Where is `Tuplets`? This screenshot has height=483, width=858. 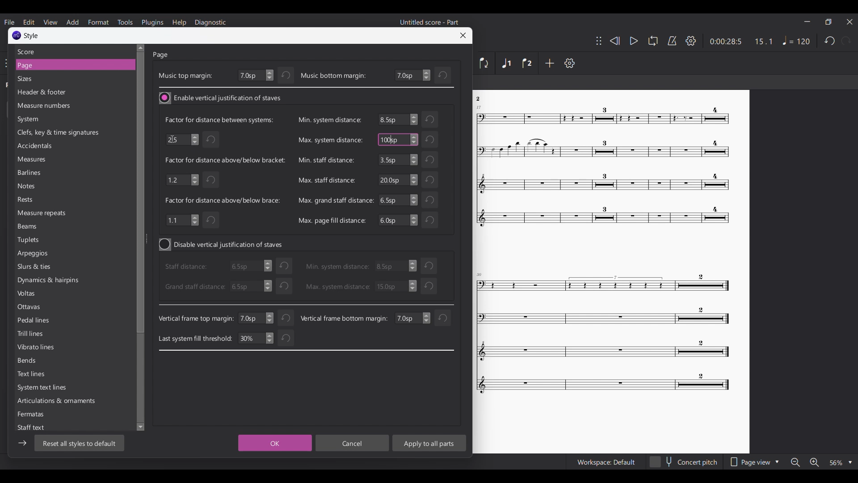
Tuplets is located at coordinates (42, 240).